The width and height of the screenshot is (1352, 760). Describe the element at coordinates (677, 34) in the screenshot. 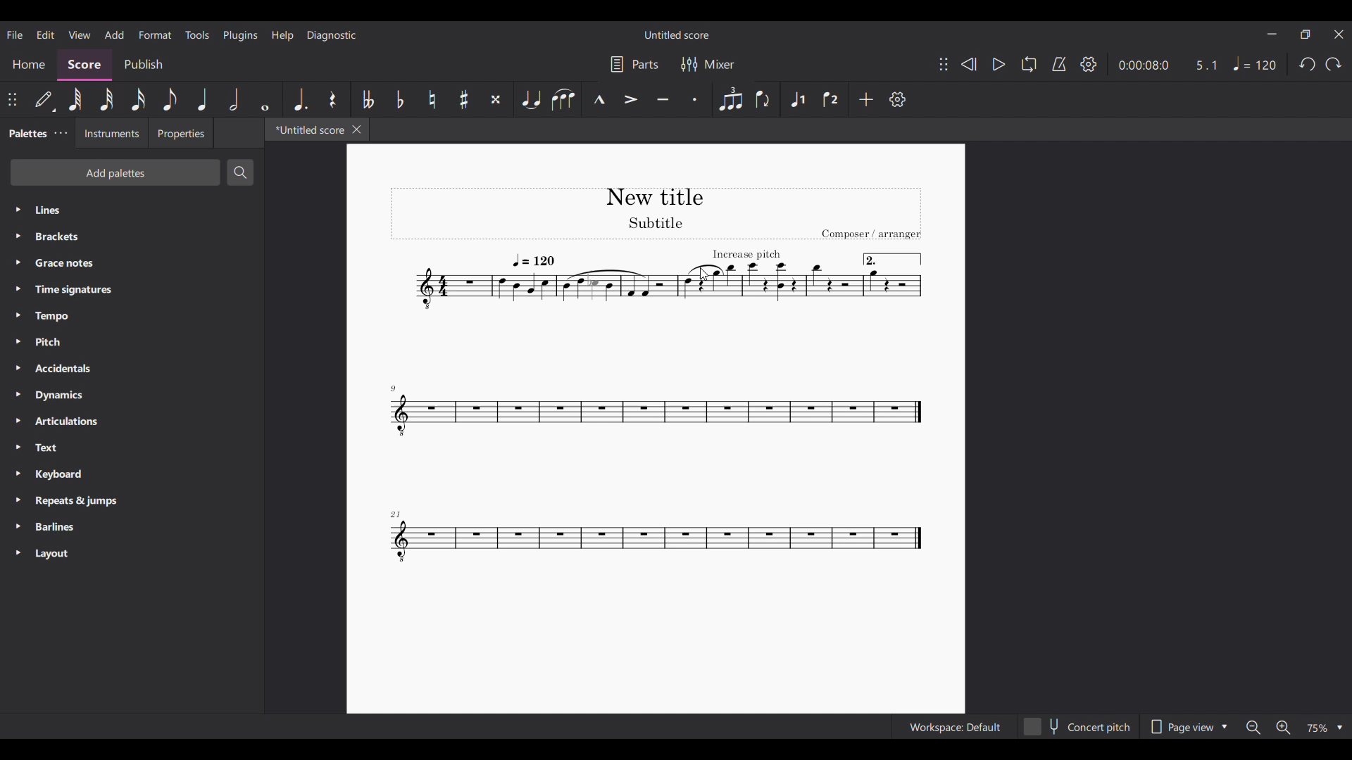

I see `Untitled score` at that location.